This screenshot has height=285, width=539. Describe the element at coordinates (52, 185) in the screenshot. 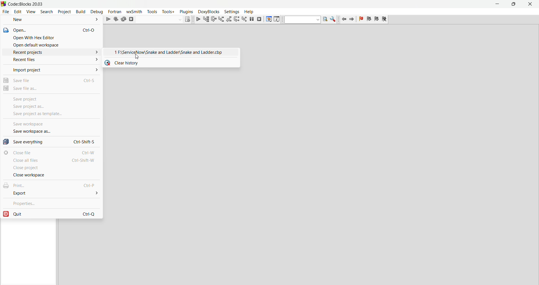

I see `print` at that location.